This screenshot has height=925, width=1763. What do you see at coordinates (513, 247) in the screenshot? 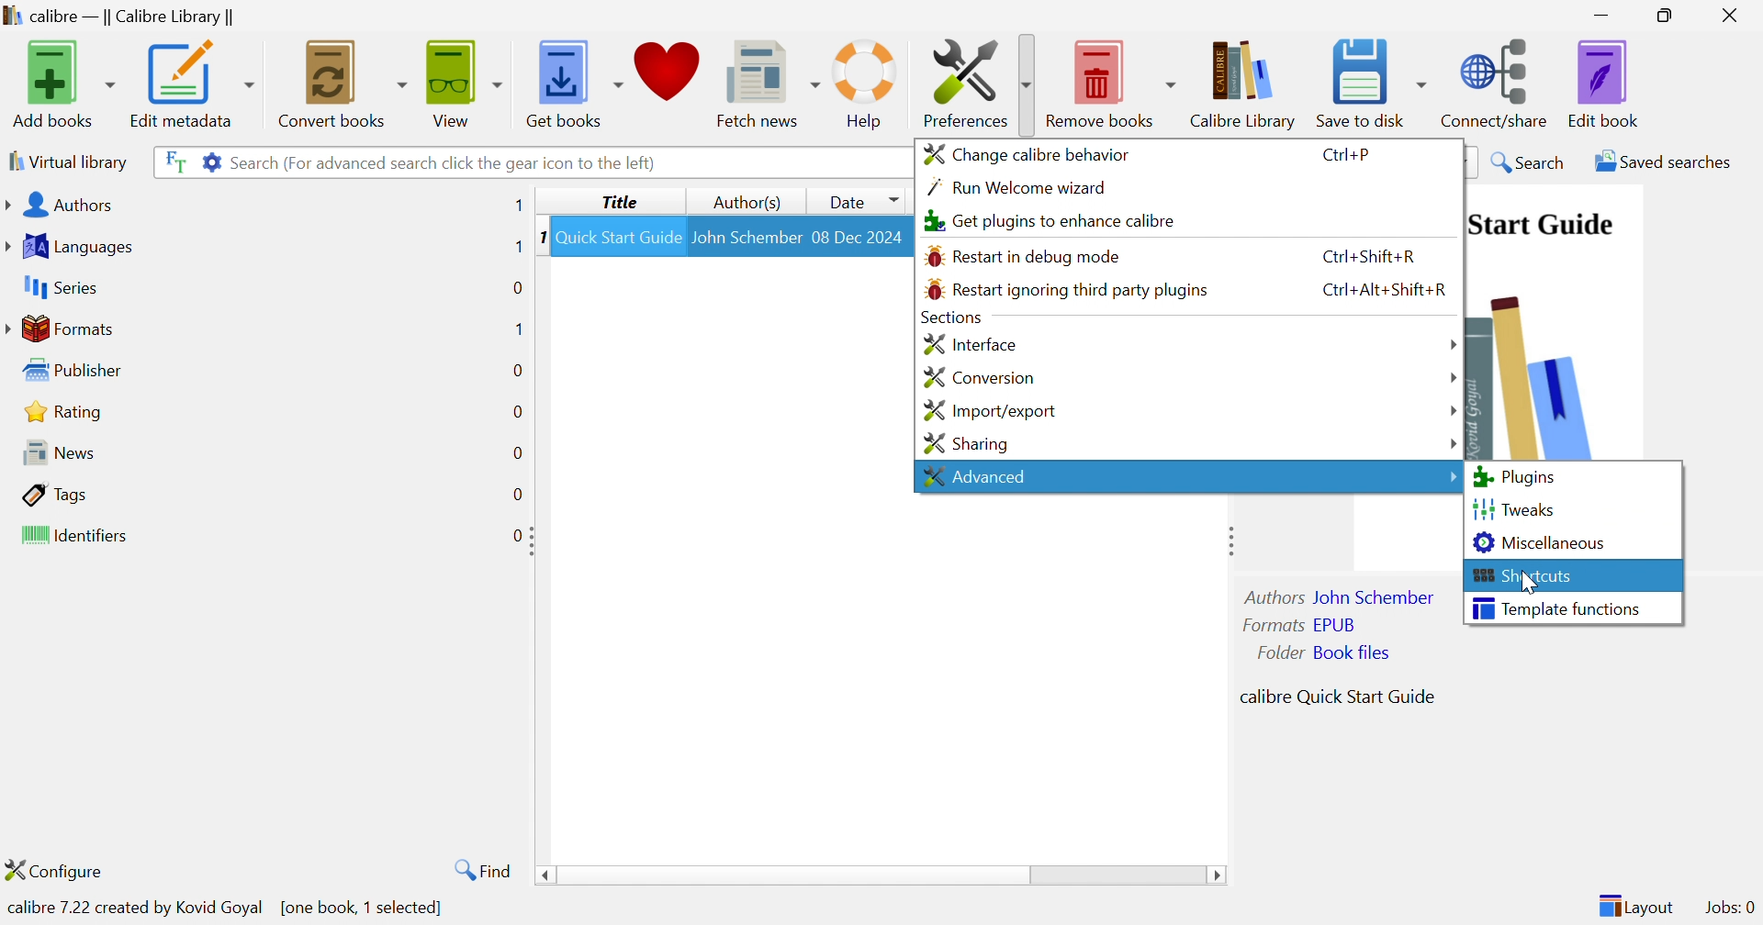
I see `1` at bounding box center [513, 247].